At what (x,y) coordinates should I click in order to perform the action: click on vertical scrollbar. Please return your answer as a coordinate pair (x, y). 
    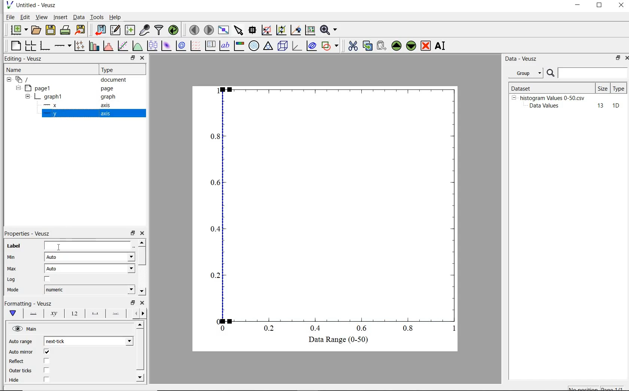
    Looking at the image, I should click on (140, 350).